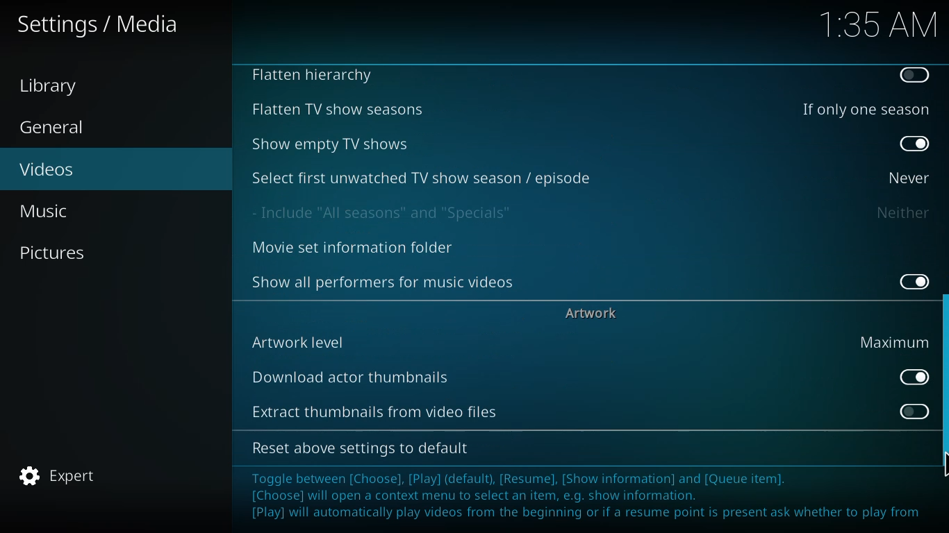 This screenshot has height=533, width=949. Describe the element at coordinates (99, 26) in the screenshot. I see `media` at that location.